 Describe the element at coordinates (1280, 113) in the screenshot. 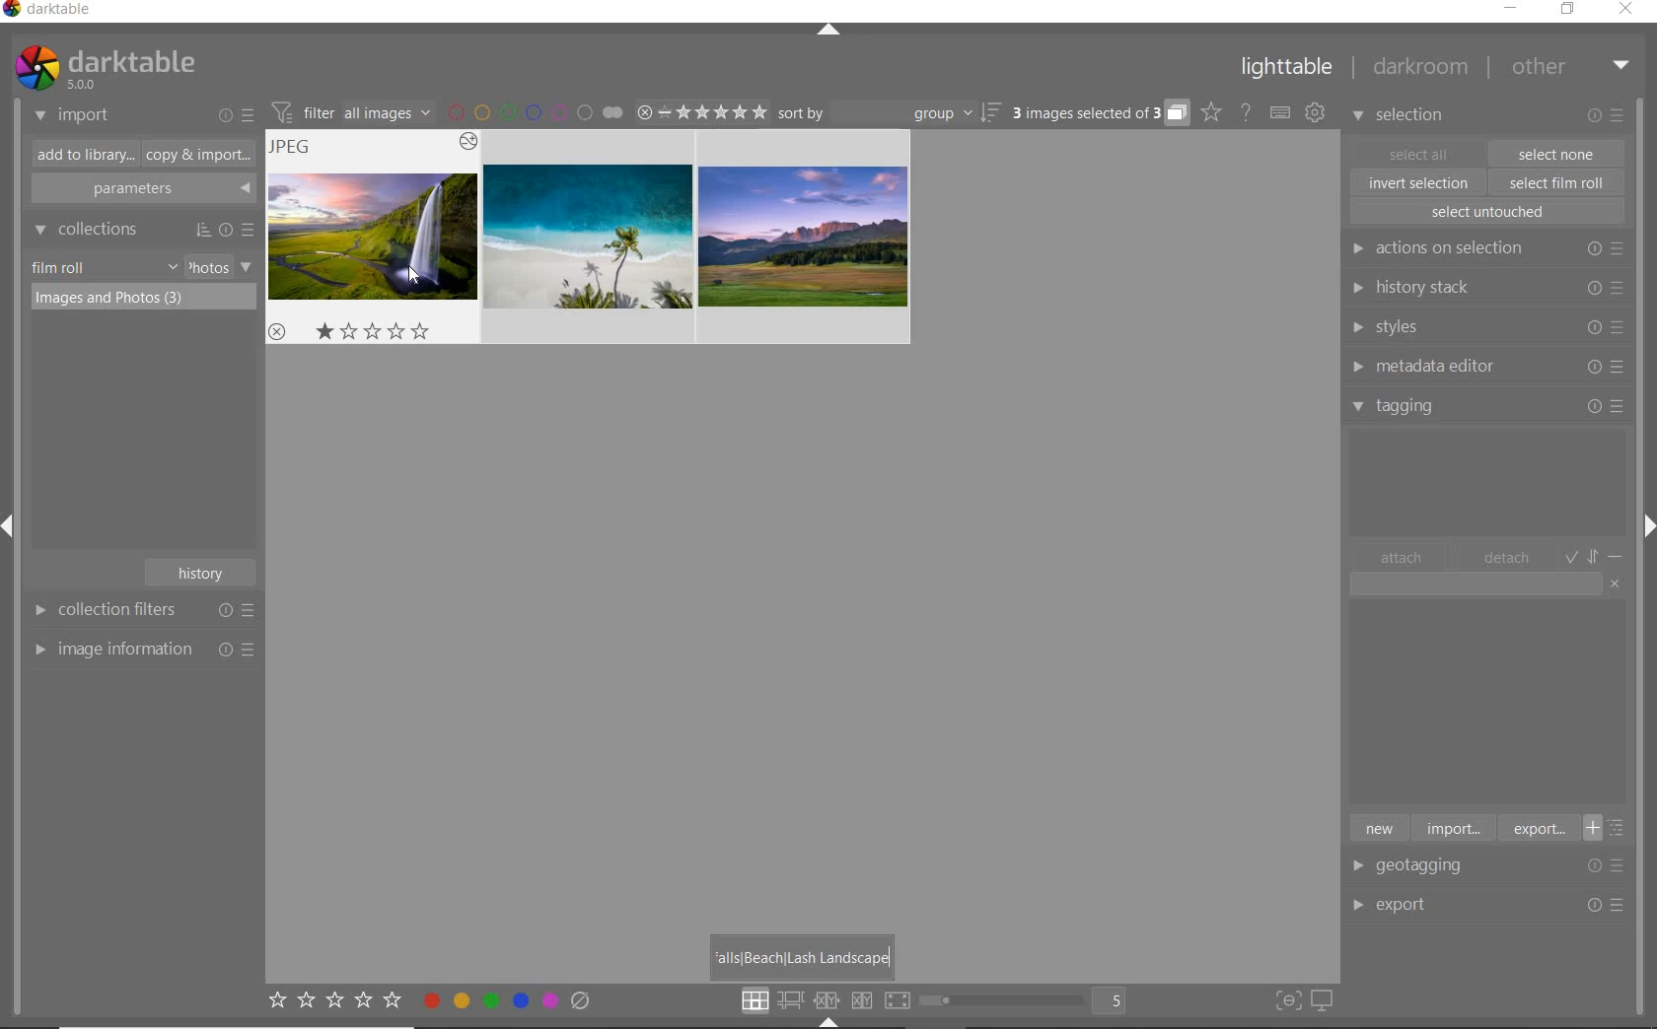

I see `set keyboard shortcut` at that location.